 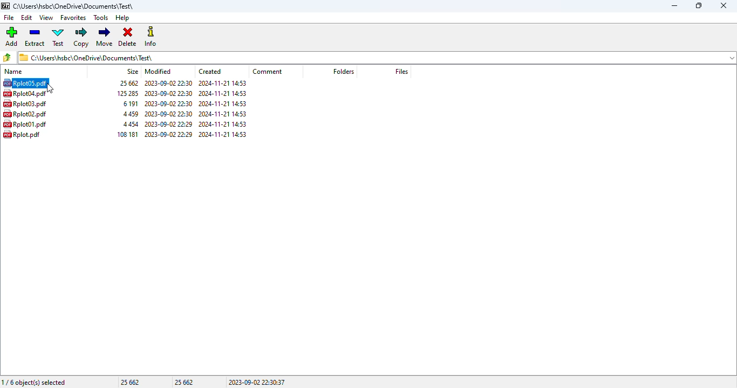 What do you see at coordinates (13, 71) in the screenshot?
I see `name` at bounding box center [13, 71].